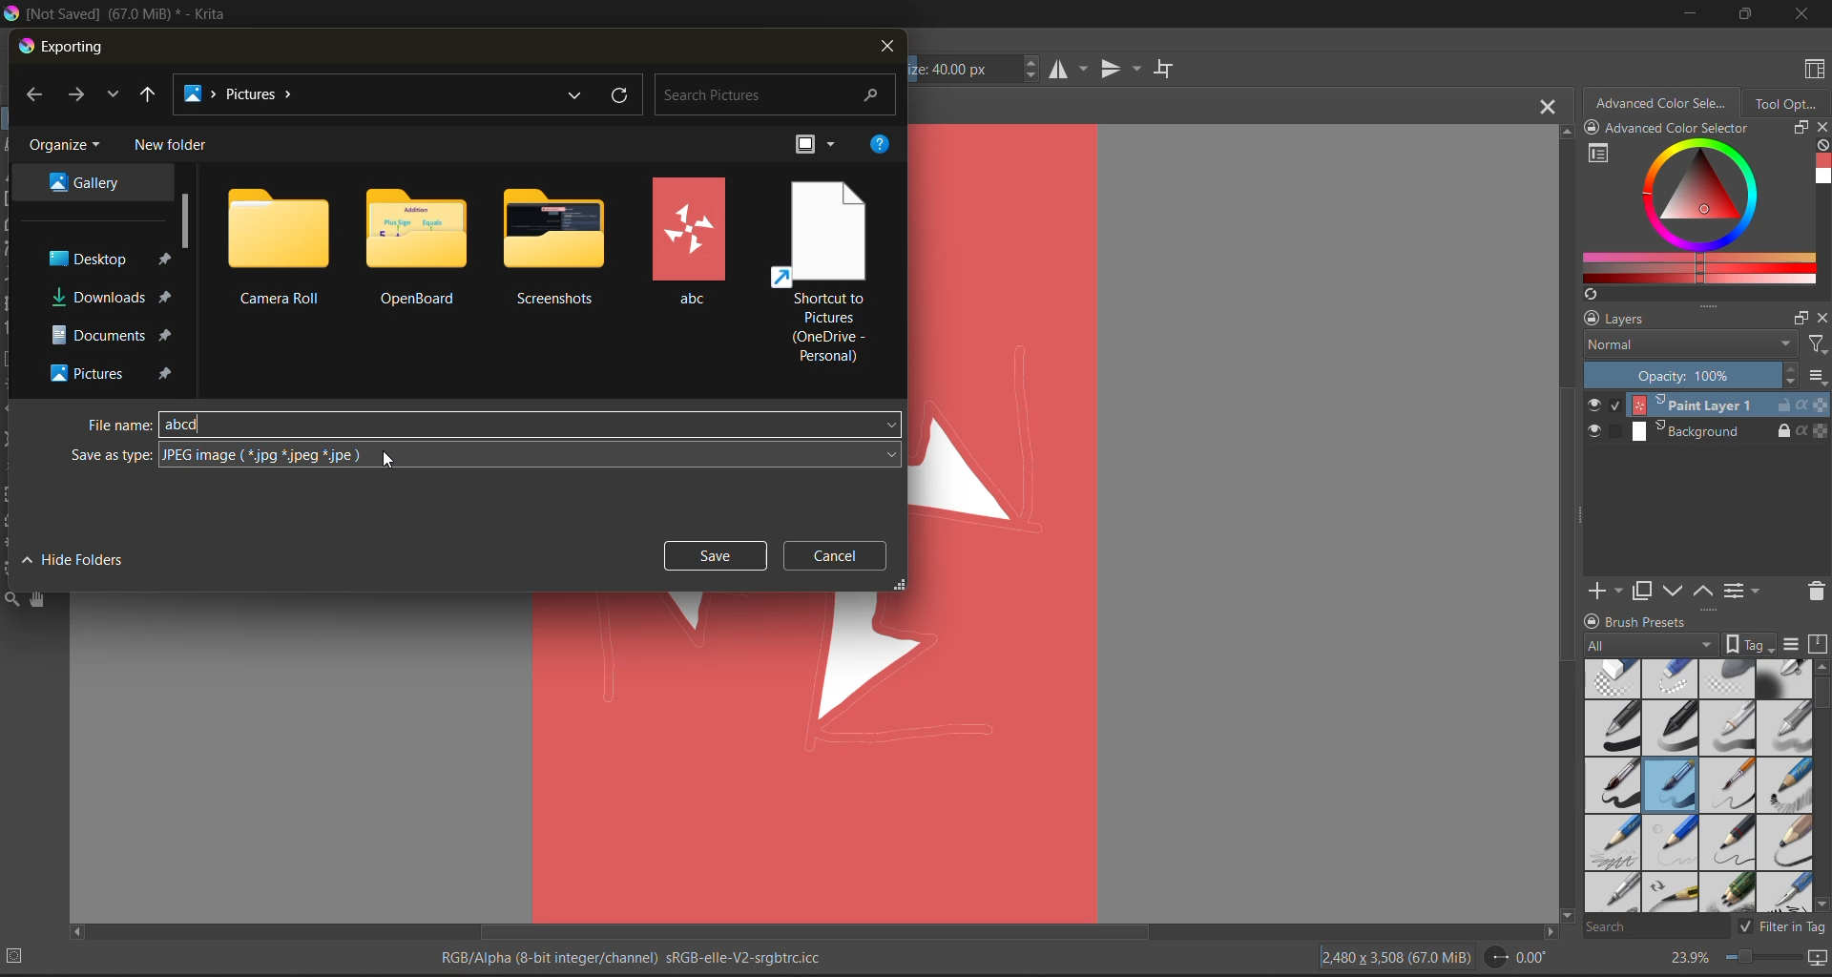 This screenshot has width=1832, height=977. Describe the element at coordinates (1652, 593) in the screenshot. I see `duplicate layer ` at that location.